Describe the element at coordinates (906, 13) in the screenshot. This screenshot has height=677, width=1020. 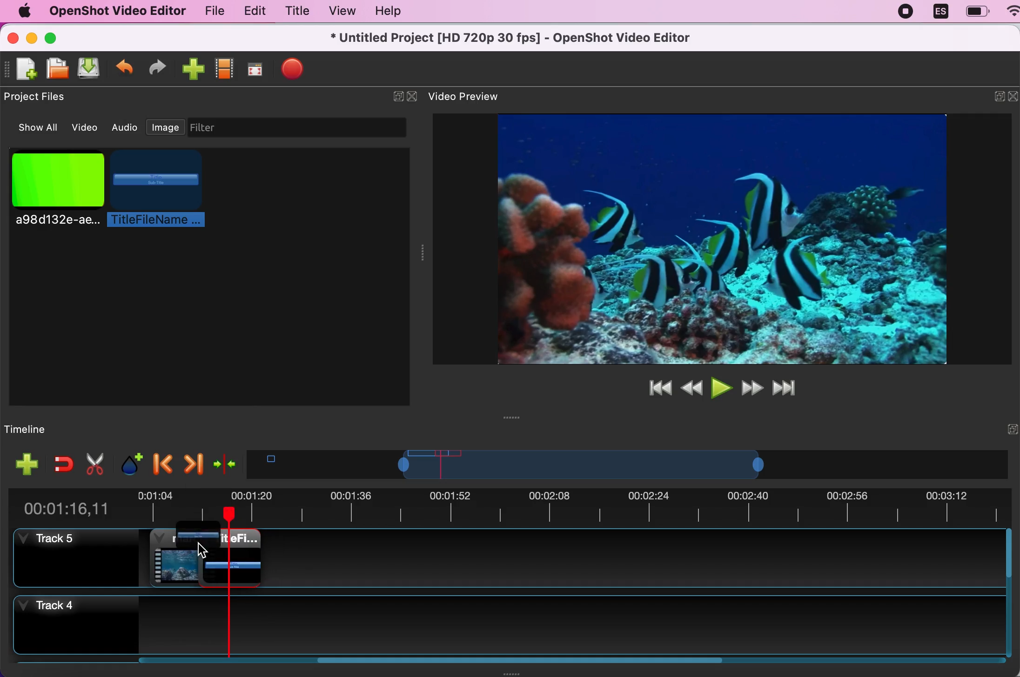
I see `recording stopped` at that location.